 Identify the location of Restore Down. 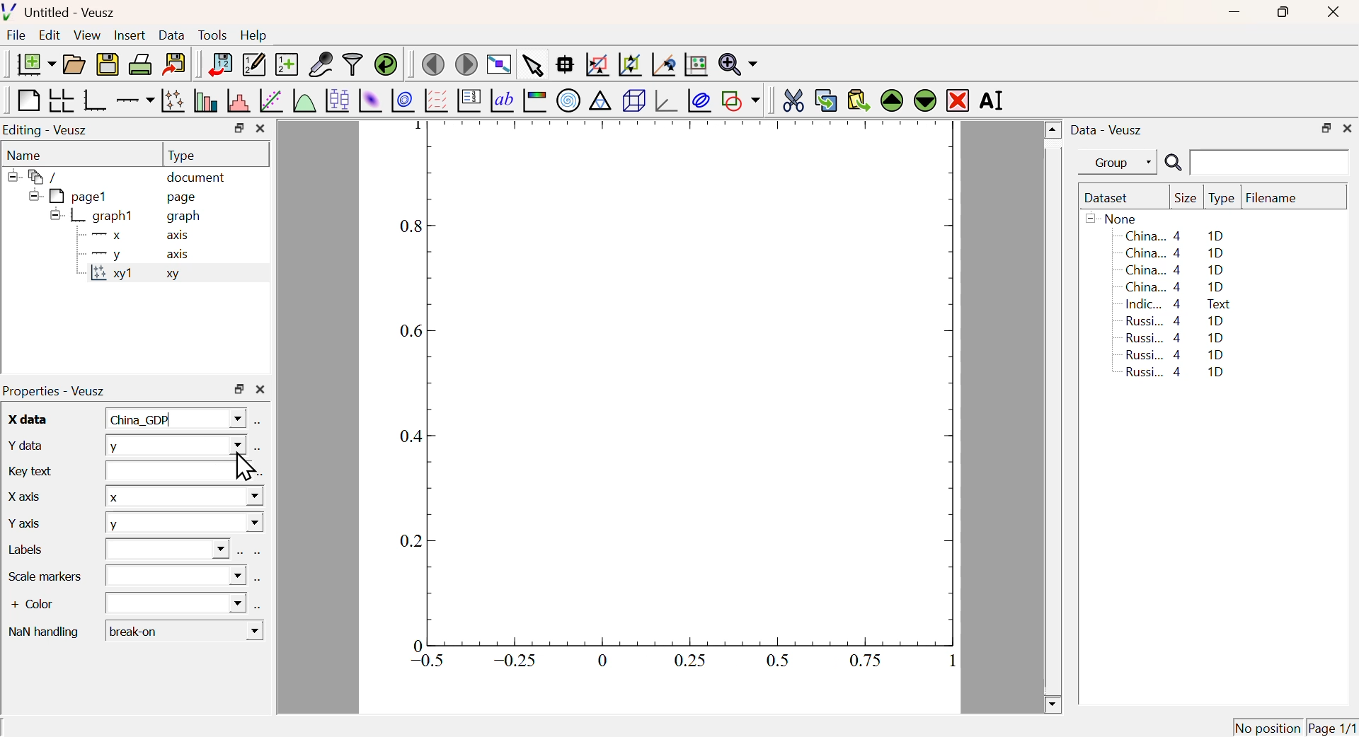
(1281, 12).